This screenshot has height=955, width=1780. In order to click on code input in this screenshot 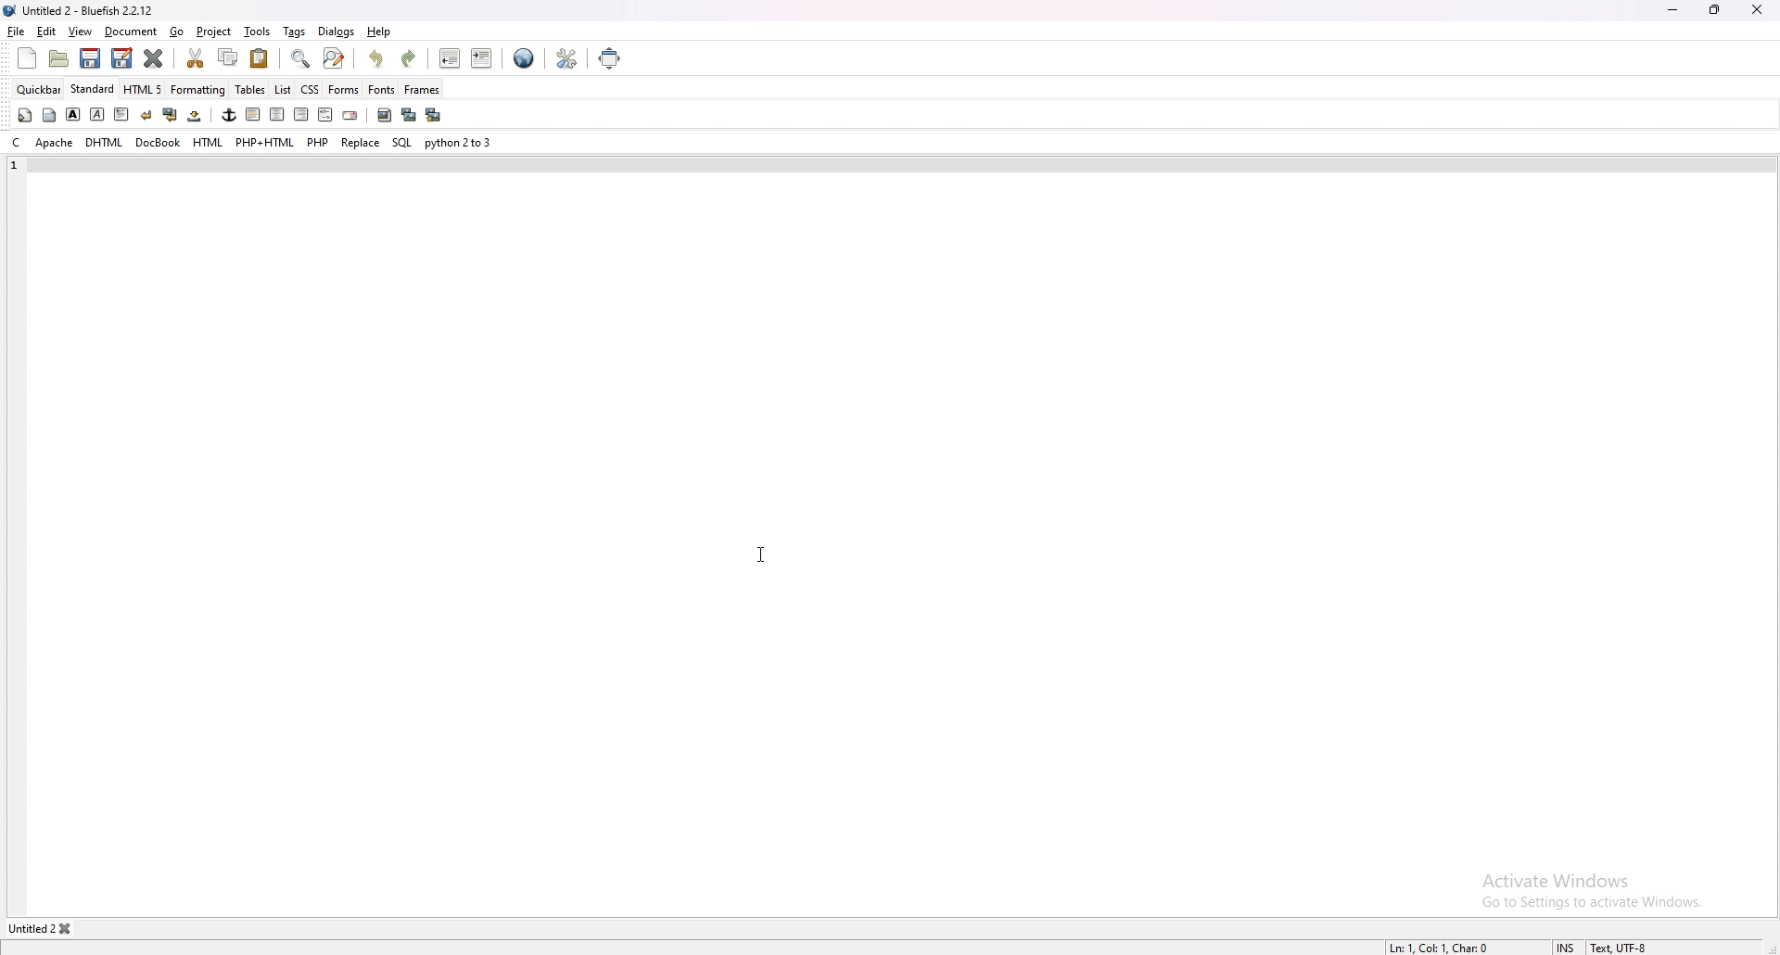, I will do `click(318, 165)`.